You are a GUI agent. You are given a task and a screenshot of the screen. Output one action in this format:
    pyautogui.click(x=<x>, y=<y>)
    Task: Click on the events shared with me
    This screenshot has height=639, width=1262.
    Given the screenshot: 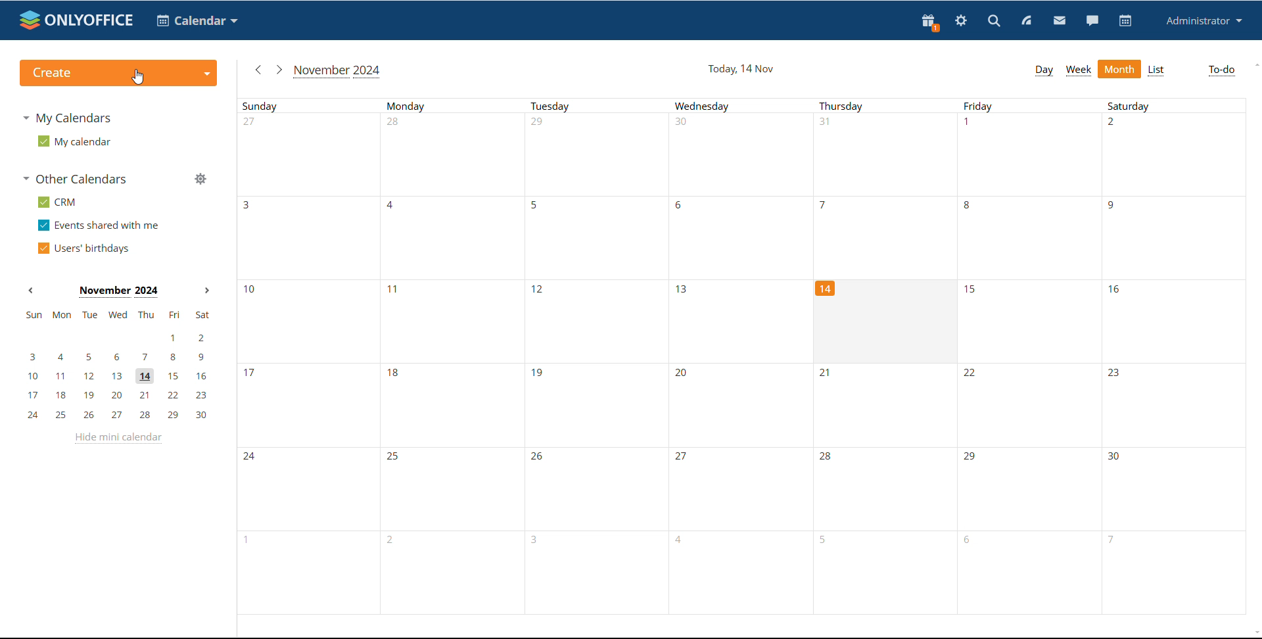 What is the action you would take?
    pyautogui.click(x=100, y=225)
    